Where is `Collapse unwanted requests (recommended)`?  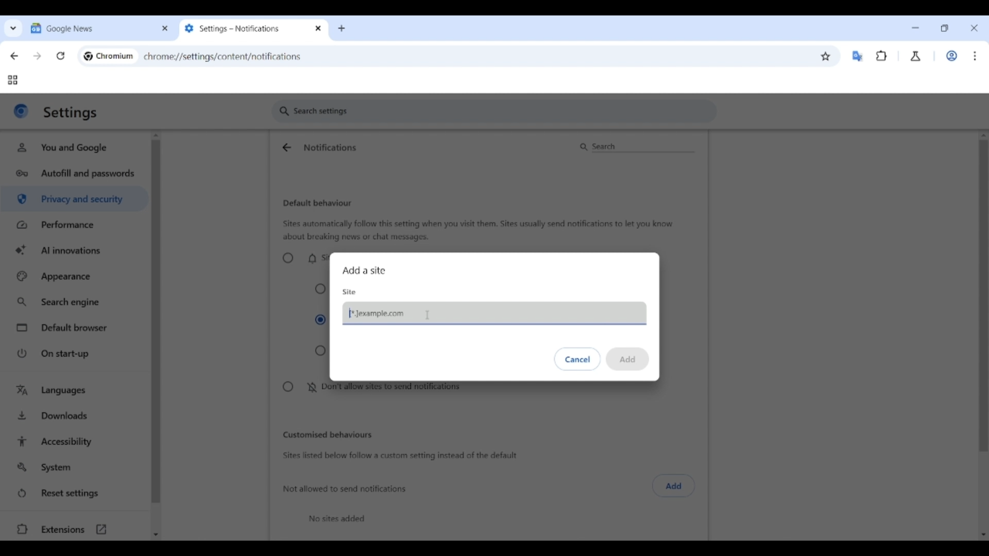 Collapse unwanted requests (recommended) is located at coordinates (320, 320).